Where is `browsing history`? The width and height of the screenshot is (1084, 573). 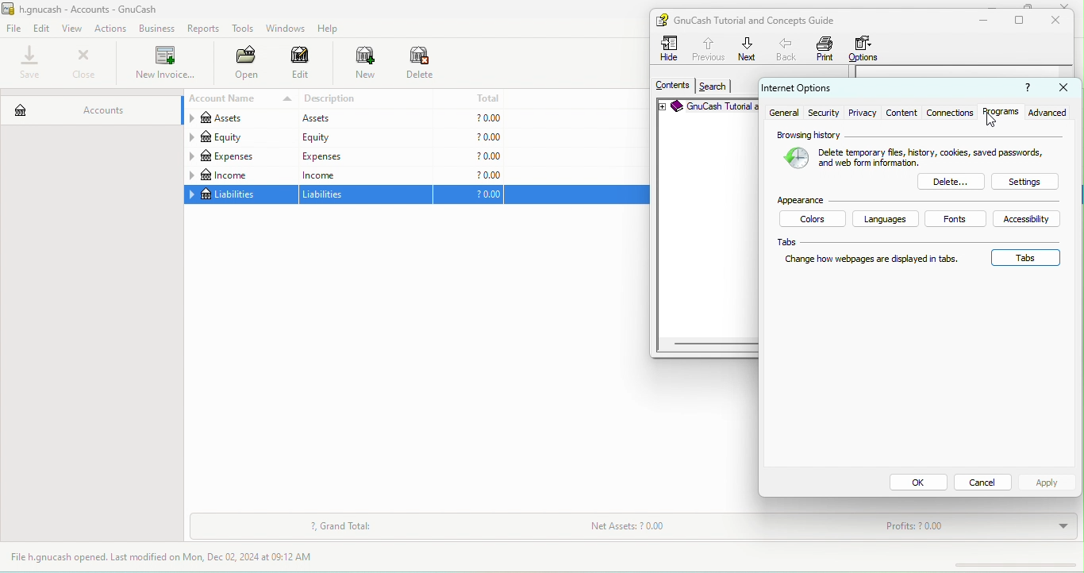
browsing history is located at coordinates (926, 133).